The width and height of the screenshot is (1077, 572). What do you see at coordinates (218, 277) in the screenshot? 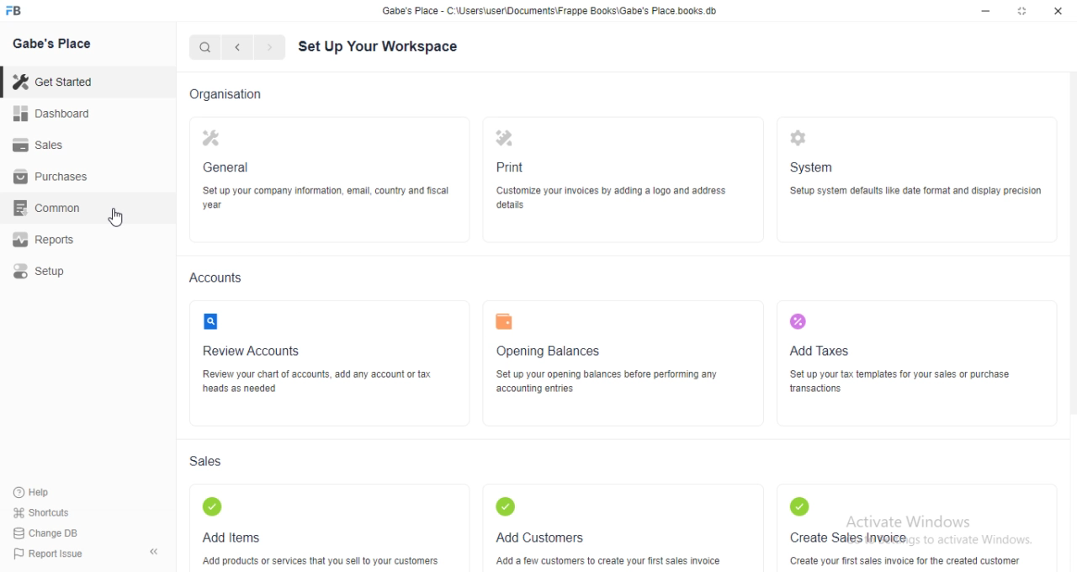
I see `Accounts` at bounding box center [218, 277].